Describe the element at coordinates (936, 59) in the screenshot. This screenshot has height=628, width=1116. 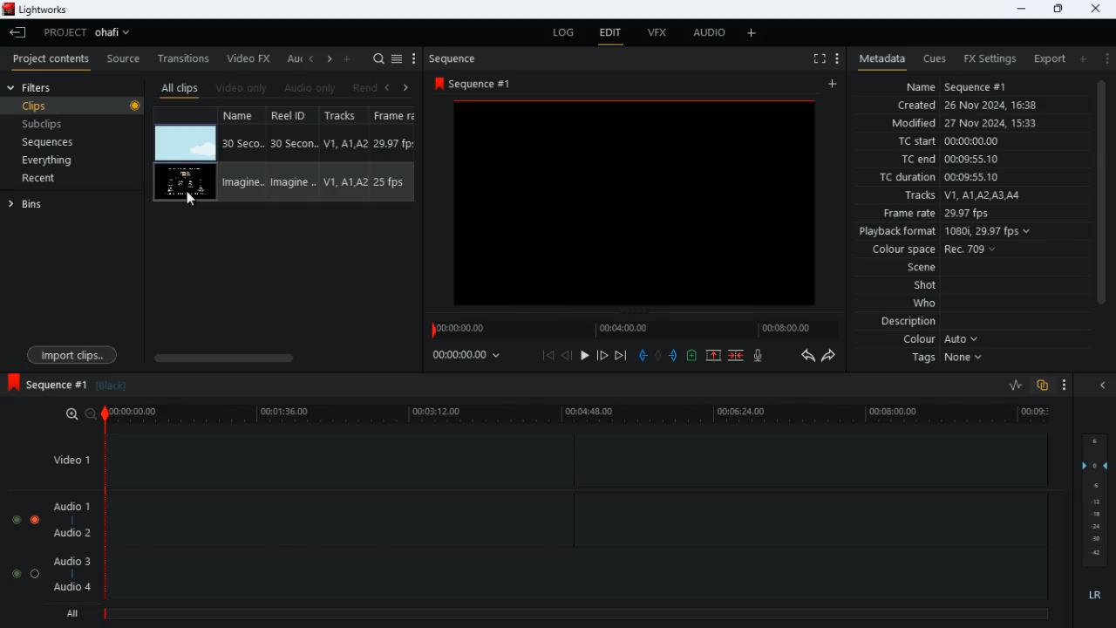
I see `cues` at that location.